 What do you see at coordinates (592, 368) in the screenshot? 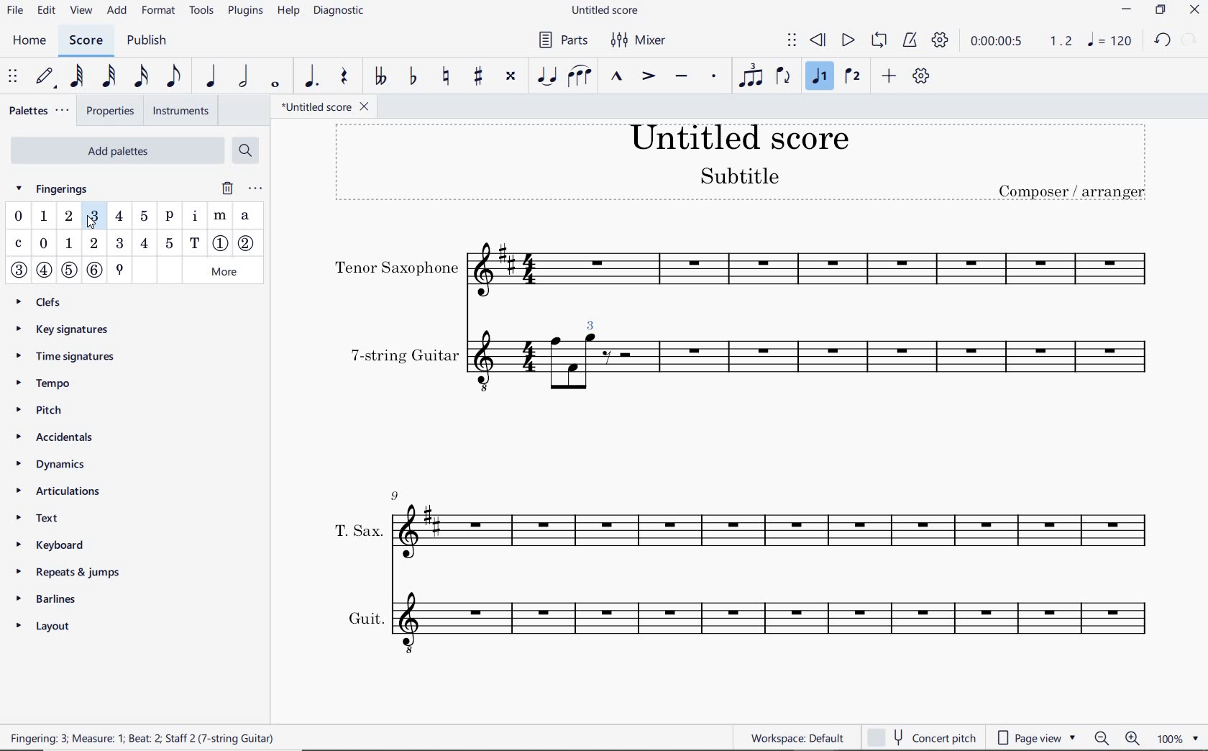
I see `` at bounding box center [592, 368].